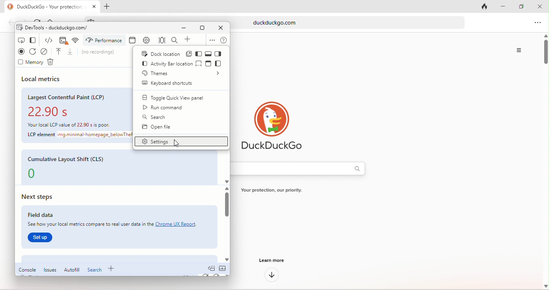  Describe the element at coordinates (272, 275) in the screenshot. I see `down arrow` at that location.